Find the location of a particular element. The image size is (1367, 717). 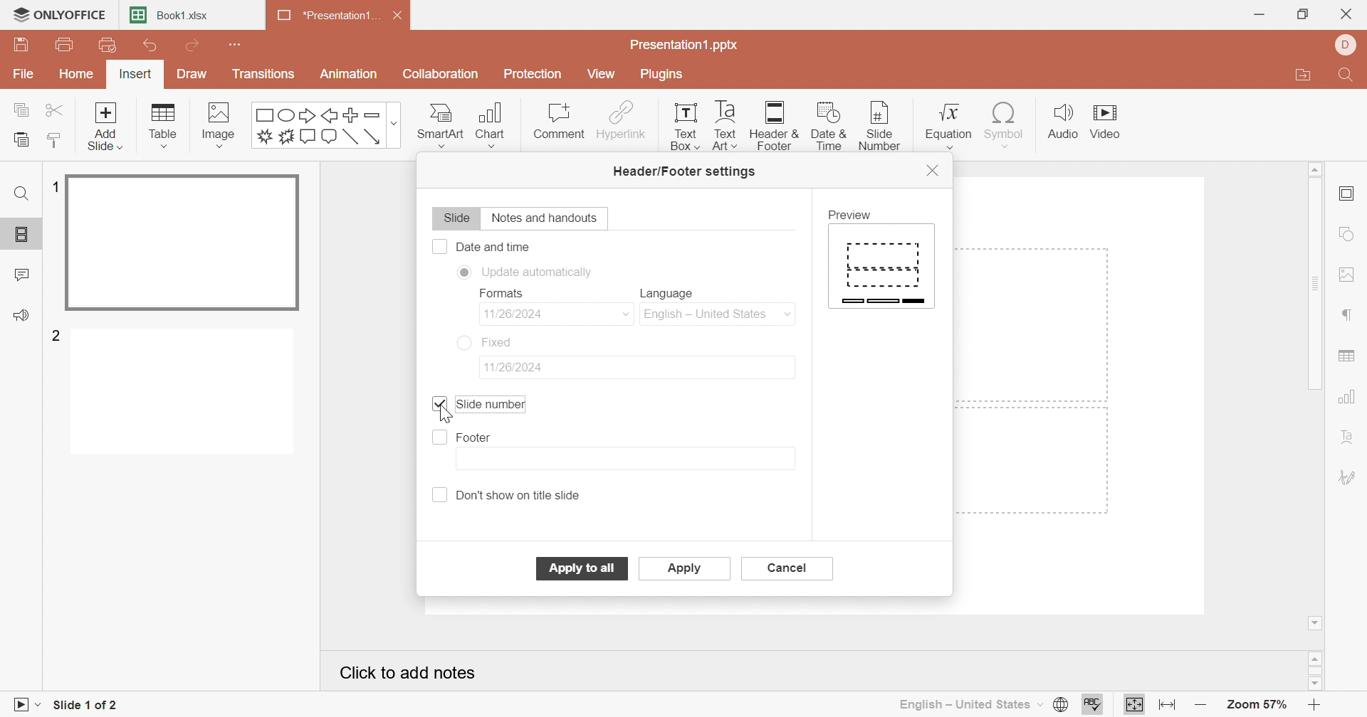

Comments is located at coordinates (23, 275).